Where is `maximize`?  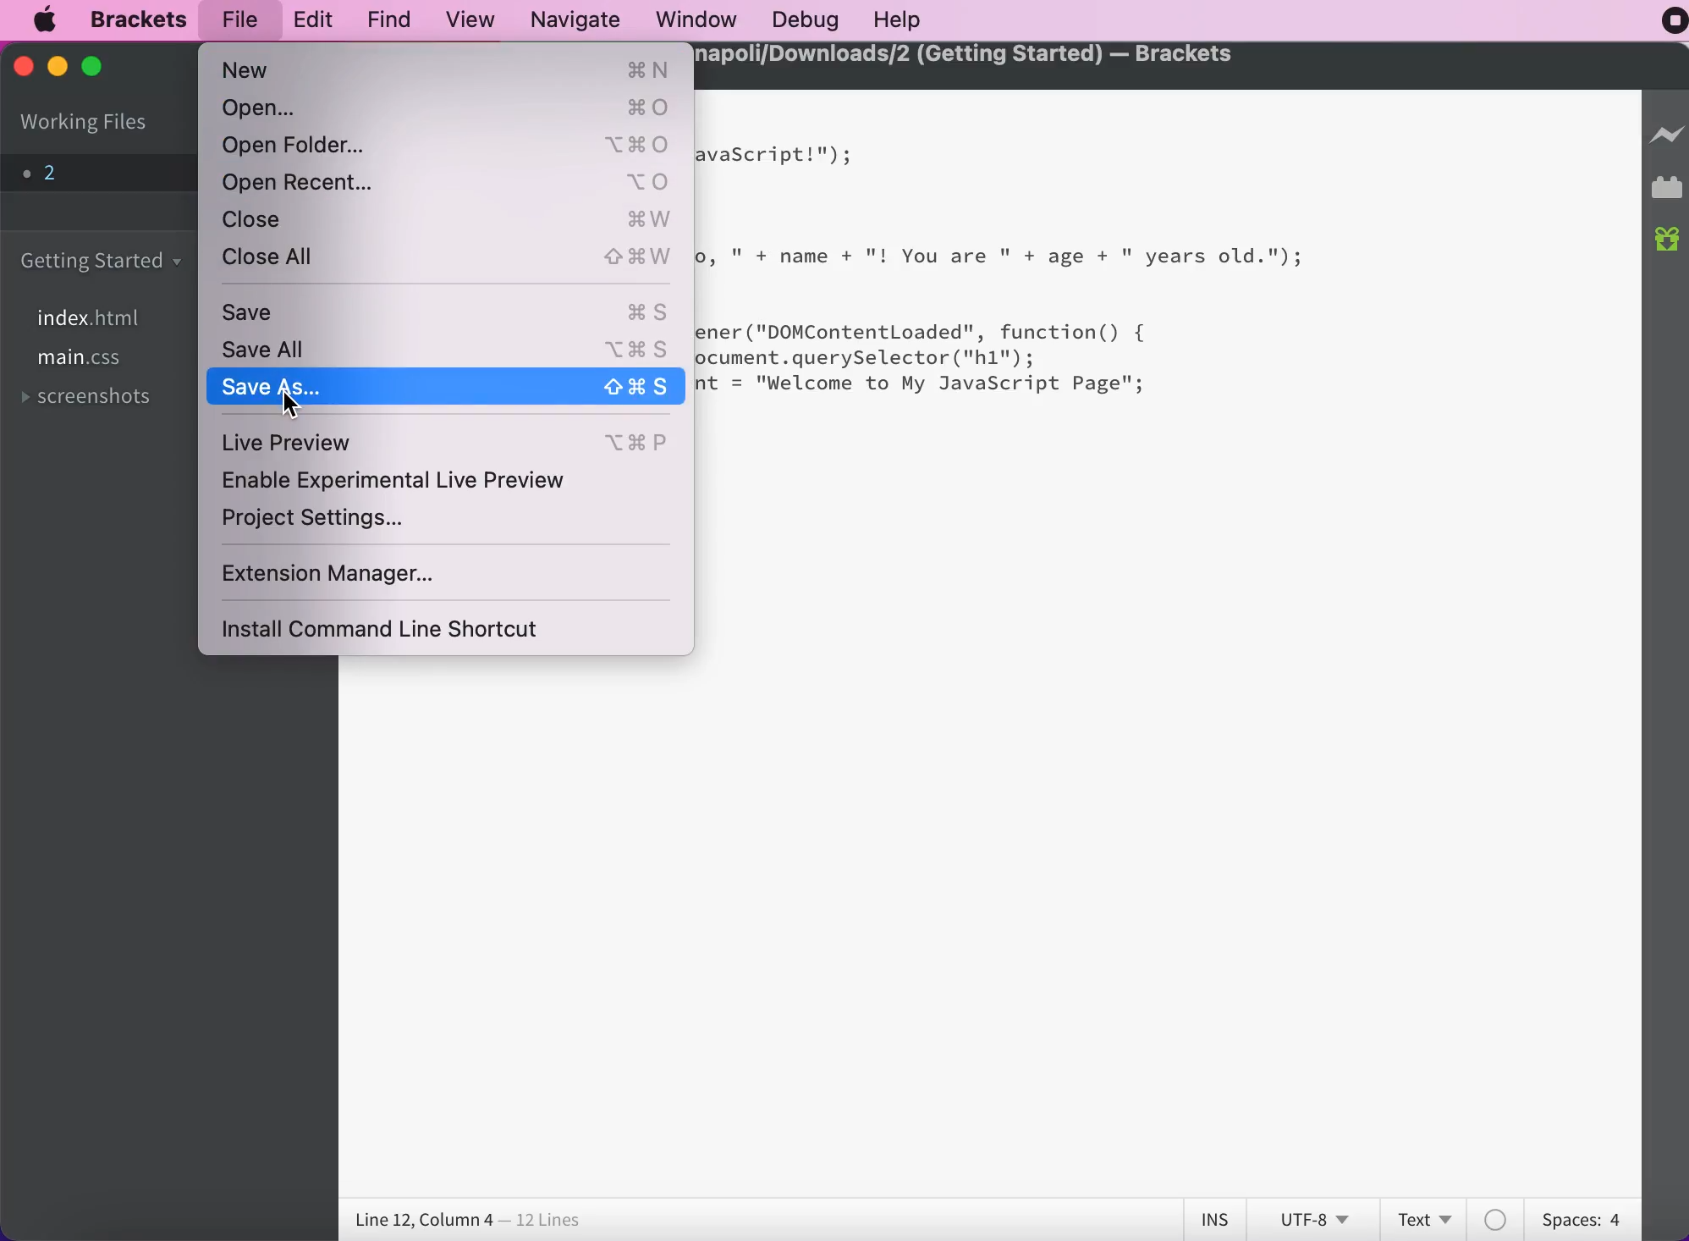 maximize is located at coordinates (103, 68).